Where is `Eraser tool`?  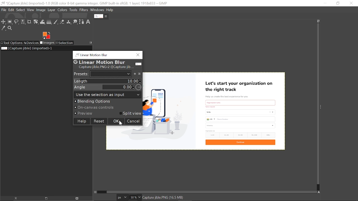
Eraser tool is located at coordinates (62, 22).